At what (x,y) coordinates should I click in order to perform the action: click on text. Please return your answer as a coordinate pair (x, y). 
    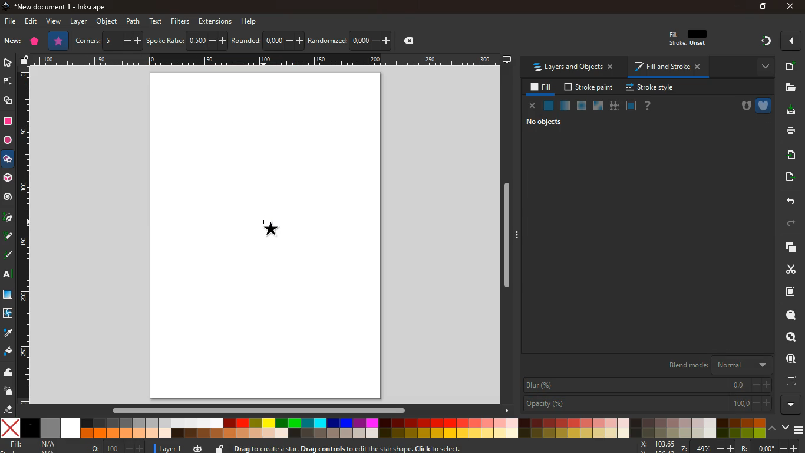
    Looking at the image, I should click on (8, 274).